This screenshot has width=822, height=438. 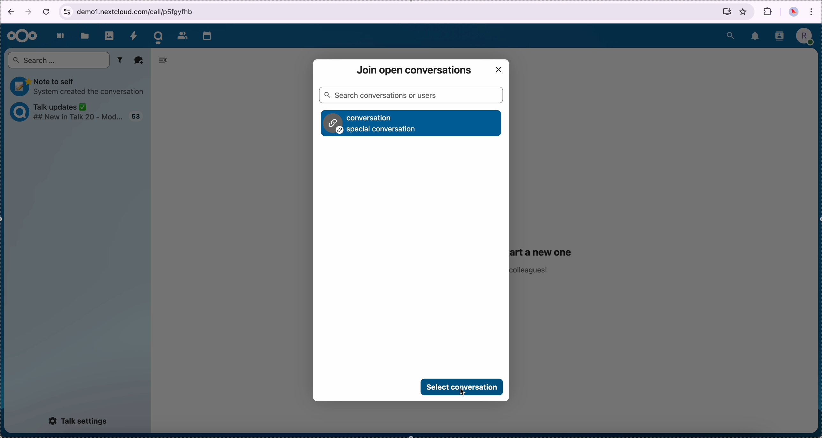 I want to click on talk settings, so click(x=78, y=421).